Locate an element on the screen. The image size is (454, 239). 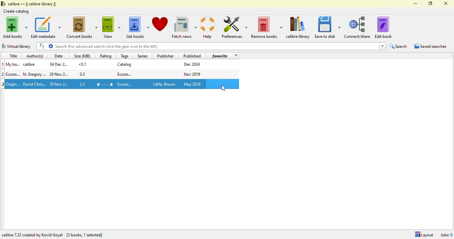
cursor is located at coordinates (223, 88).